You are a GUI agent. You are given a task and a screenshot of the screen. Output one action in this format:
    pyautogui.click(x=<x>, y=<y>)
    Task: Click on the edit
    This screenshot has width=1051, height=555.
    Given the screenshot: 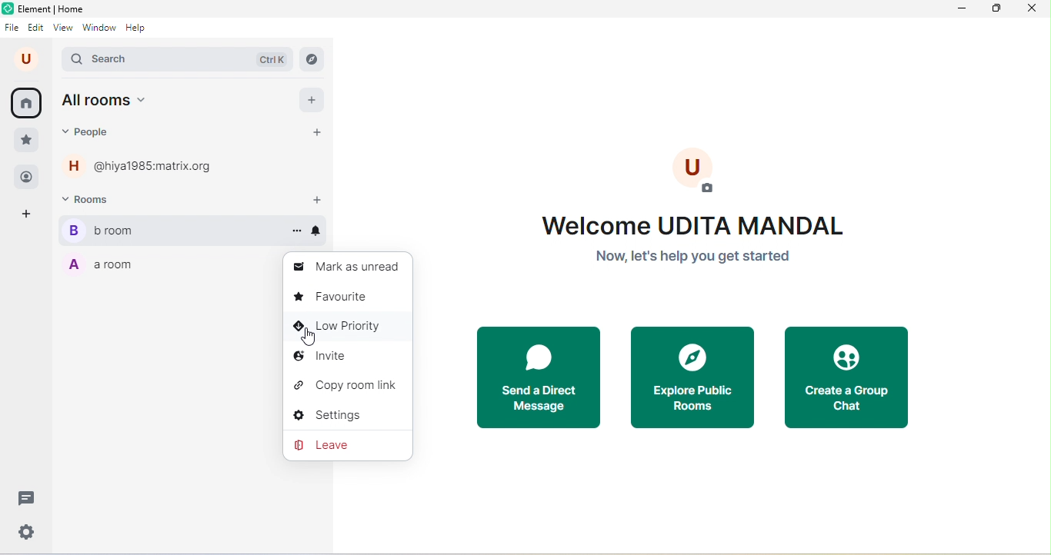 What is the action you would take?
    pyautogui.click(x=35, y=28)
    